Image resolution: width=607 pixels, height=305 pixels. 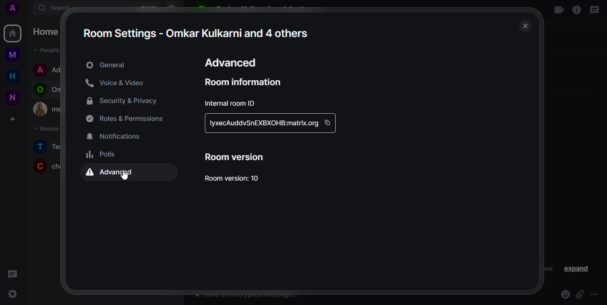 What do you see at coordinates (16, 77) in the screenshot?
I see `h` at bounding box center [16, 77].